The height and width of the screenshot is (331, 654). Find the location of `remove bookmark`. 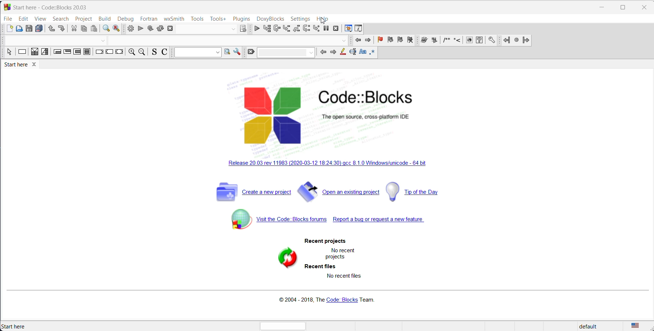

remove bookmark is located at coordinates (411, 40).